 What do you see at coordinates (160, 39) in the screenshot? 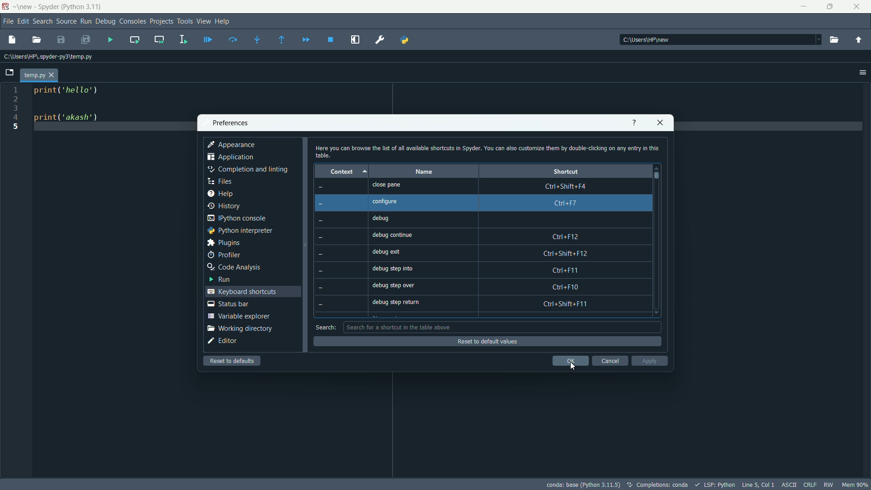
I see `run current cell and go to the next one` at bounding box center [160, 39].